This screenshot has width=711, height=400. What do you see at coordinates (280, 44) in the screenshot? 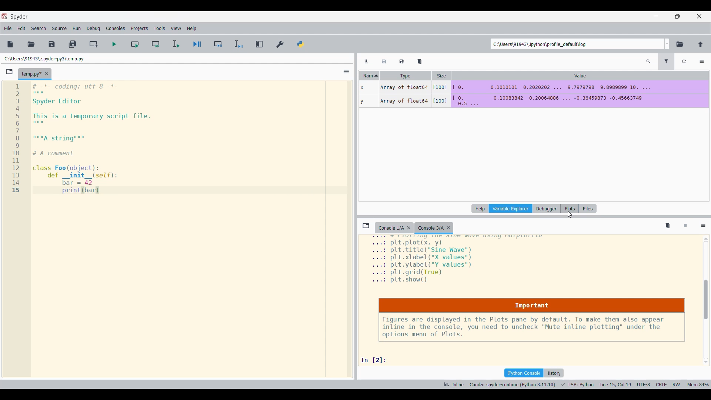
I see `Preferences` at bounding box center [280, 44].